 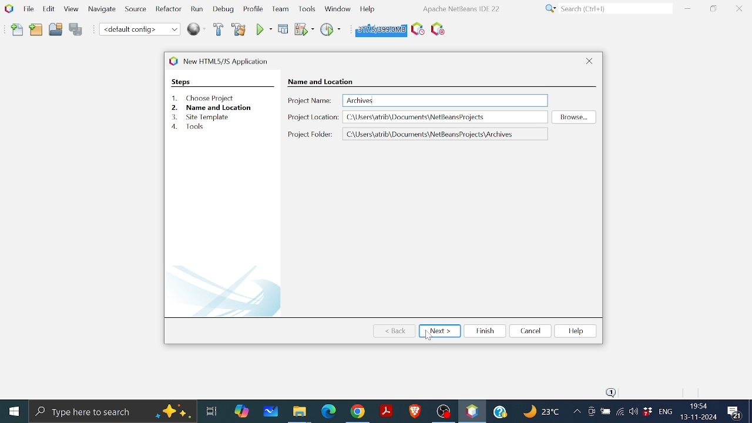 What do you see at coordinates (304, 29) in the screenshot?
I see `Run Project` at bounding box center [304, 29].